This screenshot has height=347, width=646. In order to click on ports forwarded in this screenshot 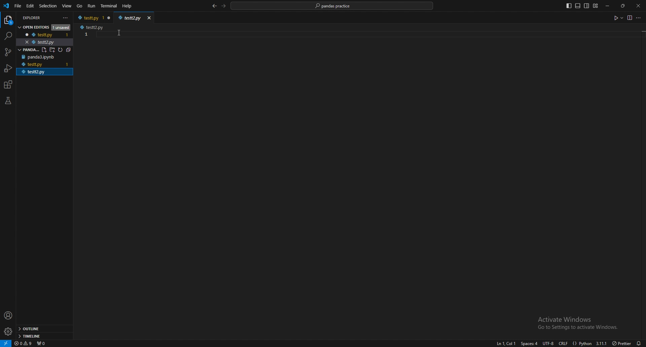, I will do `click(41, 343)`.